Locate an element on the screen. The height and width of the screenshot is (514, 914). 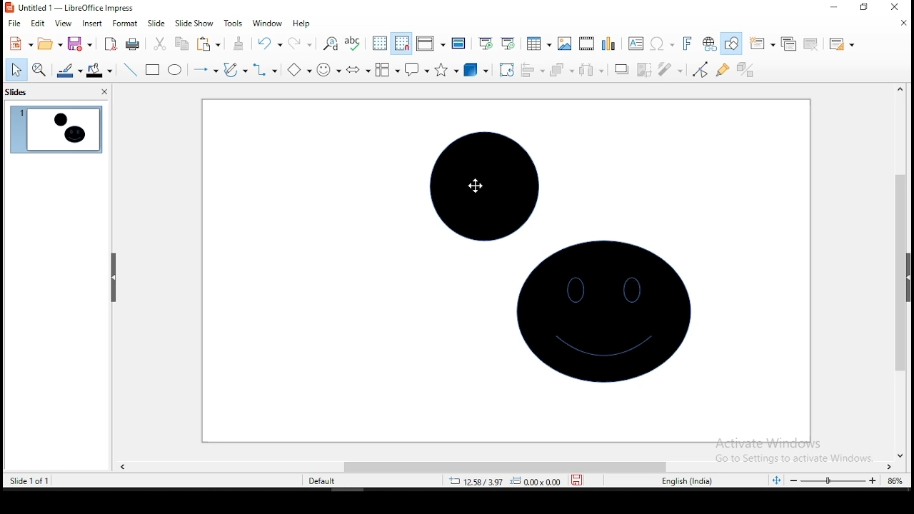
english (india) is located at coordinates (690, 481).